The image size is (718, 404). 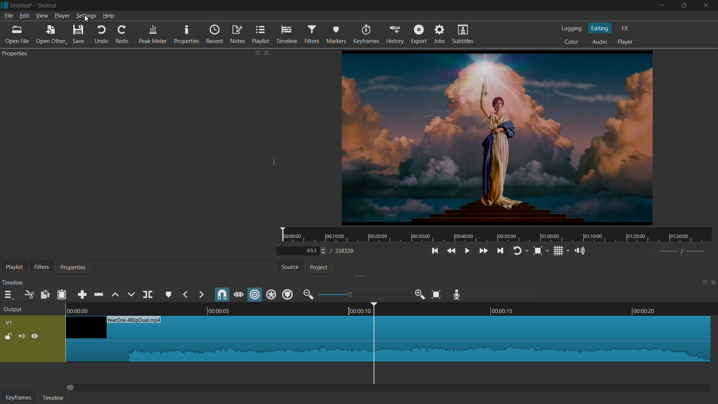 I want to click on properties, so click(x=187, y=34).